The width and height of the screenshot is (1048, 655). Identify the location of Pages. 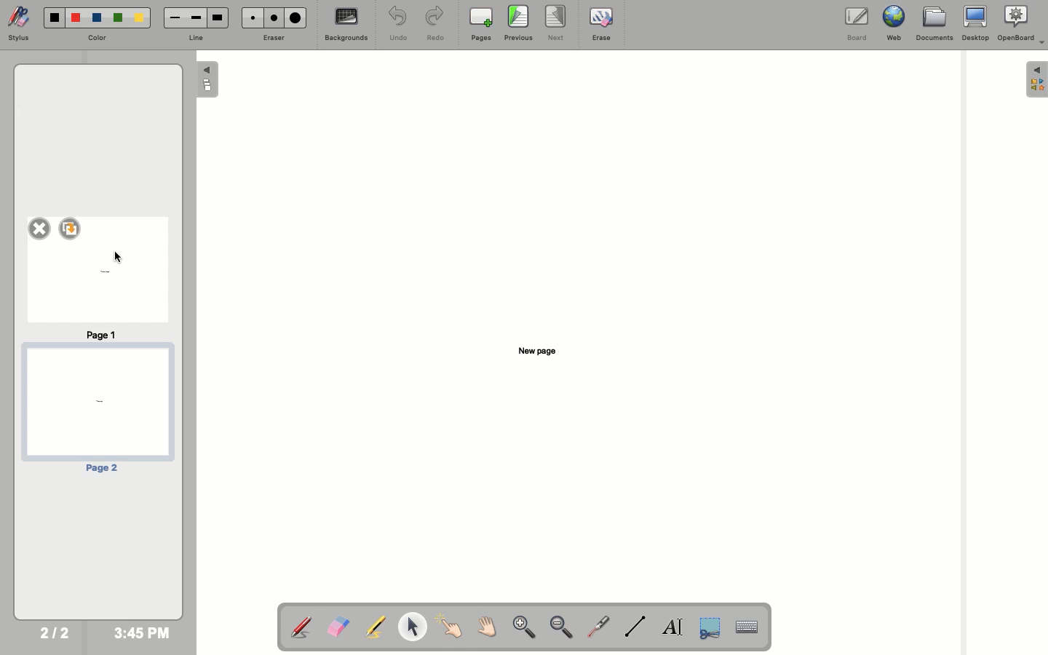
(481, 24).